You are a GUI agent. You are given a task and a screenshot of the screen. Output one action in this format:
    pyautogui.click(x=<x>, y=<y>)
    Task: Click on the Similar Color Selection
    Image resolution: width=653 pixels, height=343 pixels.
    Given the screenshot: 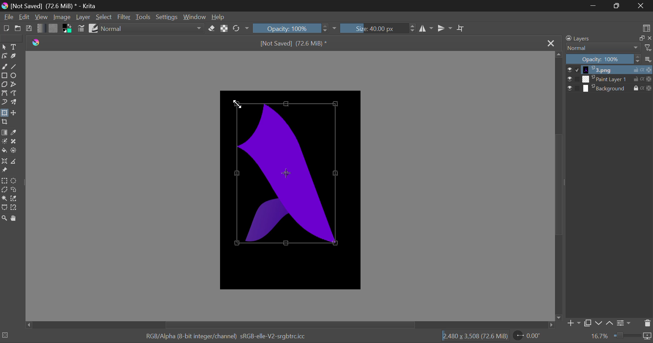 What is the action you would take?
    pyautogui.click(x=14, y=198)
    